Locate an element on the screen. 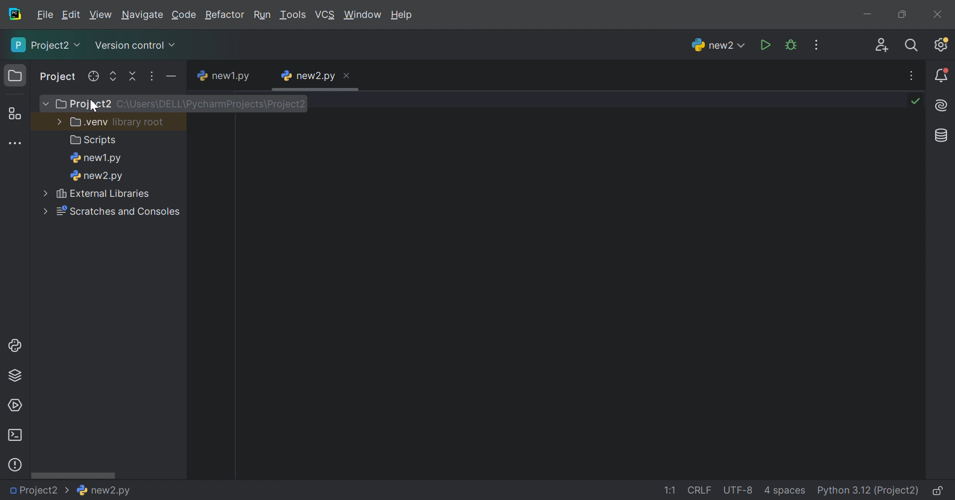 The image size is (955, 500). Run is located at coordinates (264, 15).